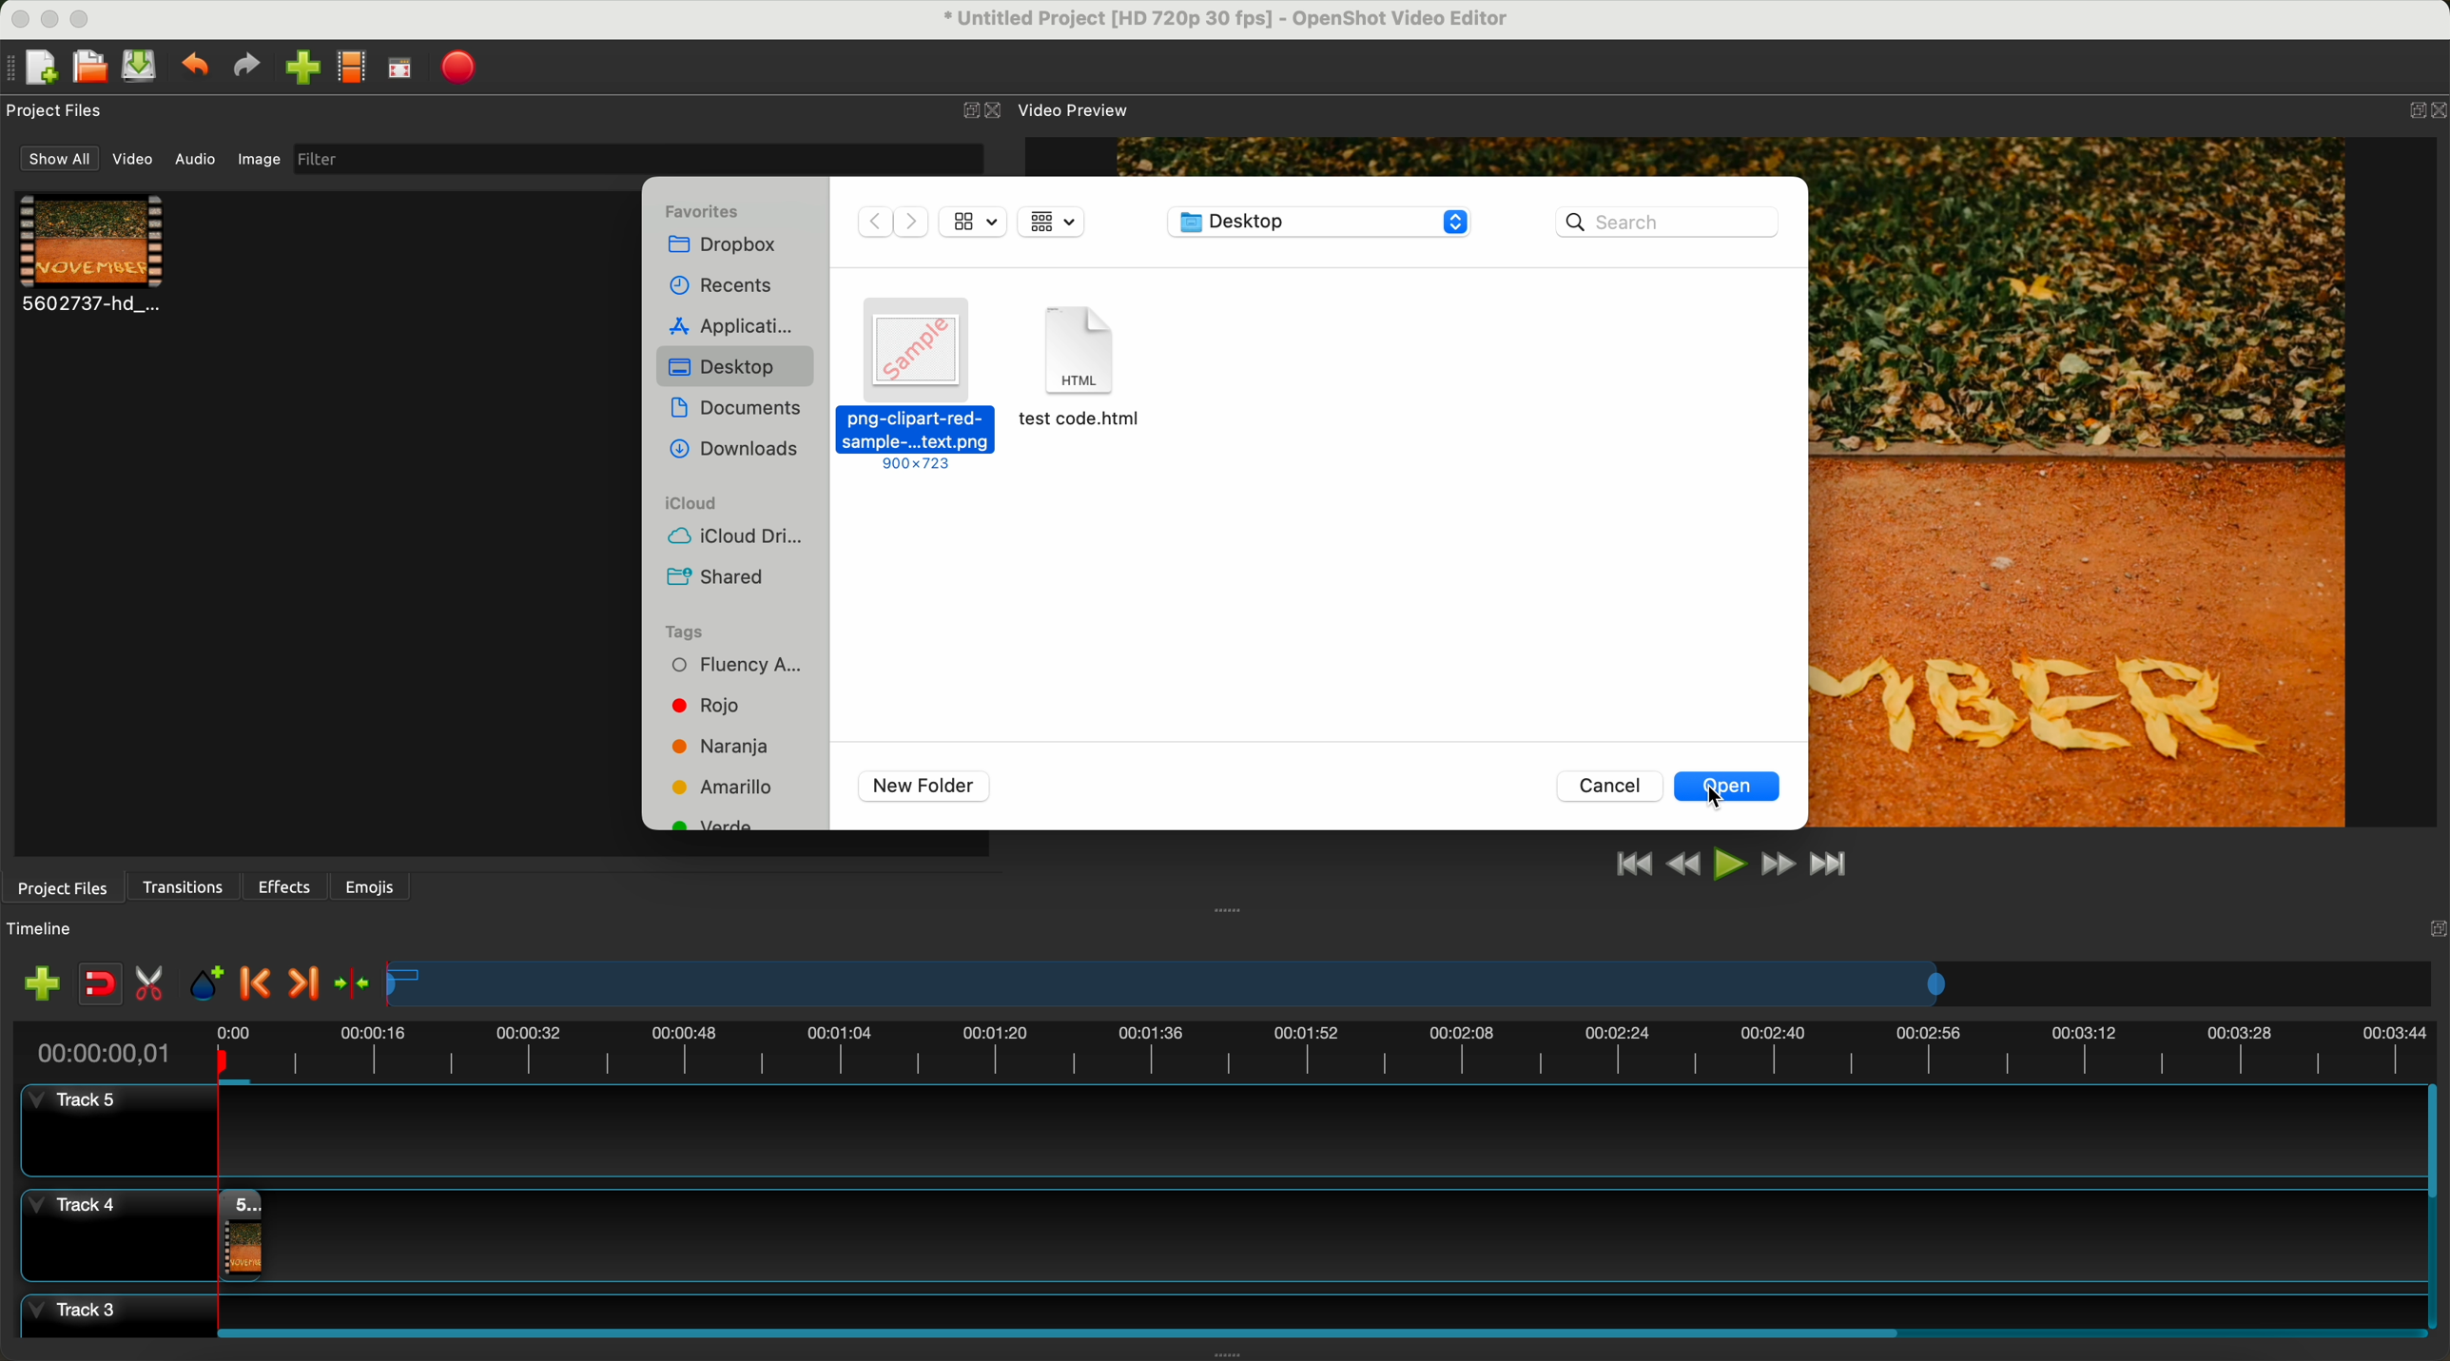  What do you see at coordinates (1084, 383) in the screenshot?
I see `file` at bounding box center [1084, 383].